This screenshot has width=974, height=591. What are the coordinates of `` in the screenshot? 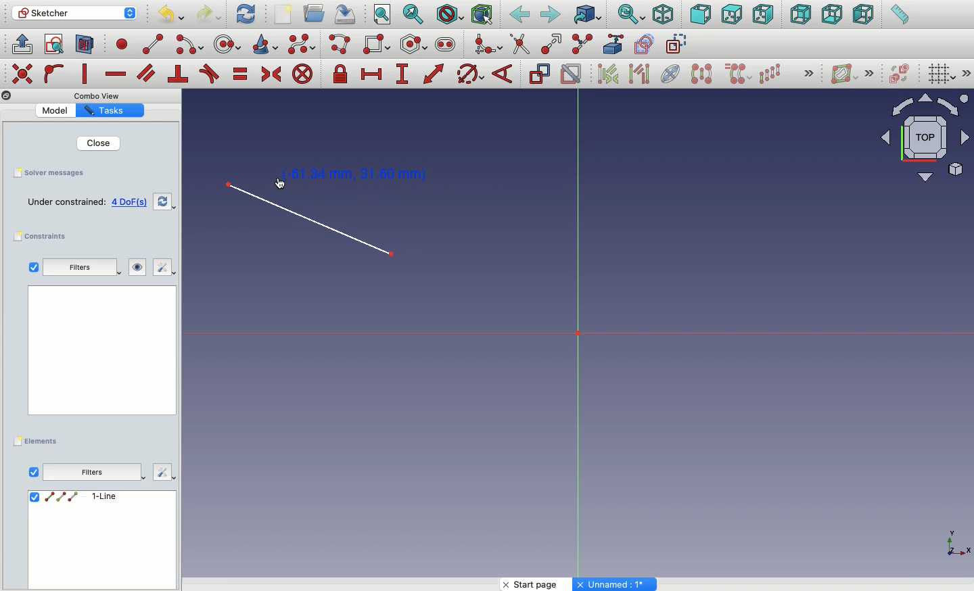 It's located at (806, 72).